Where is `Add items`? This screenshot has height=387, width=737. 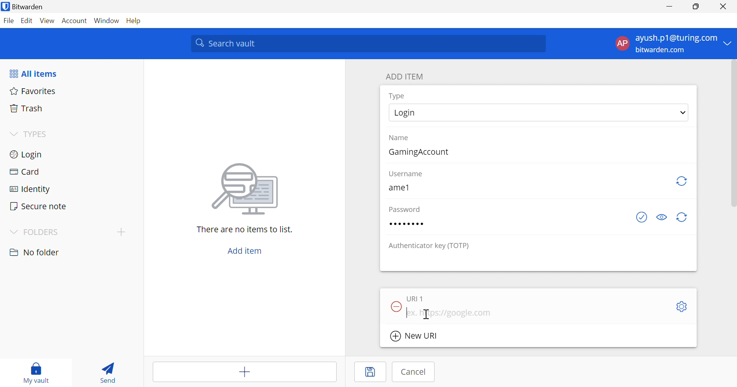 Add items is located at coordinates (243, 372).